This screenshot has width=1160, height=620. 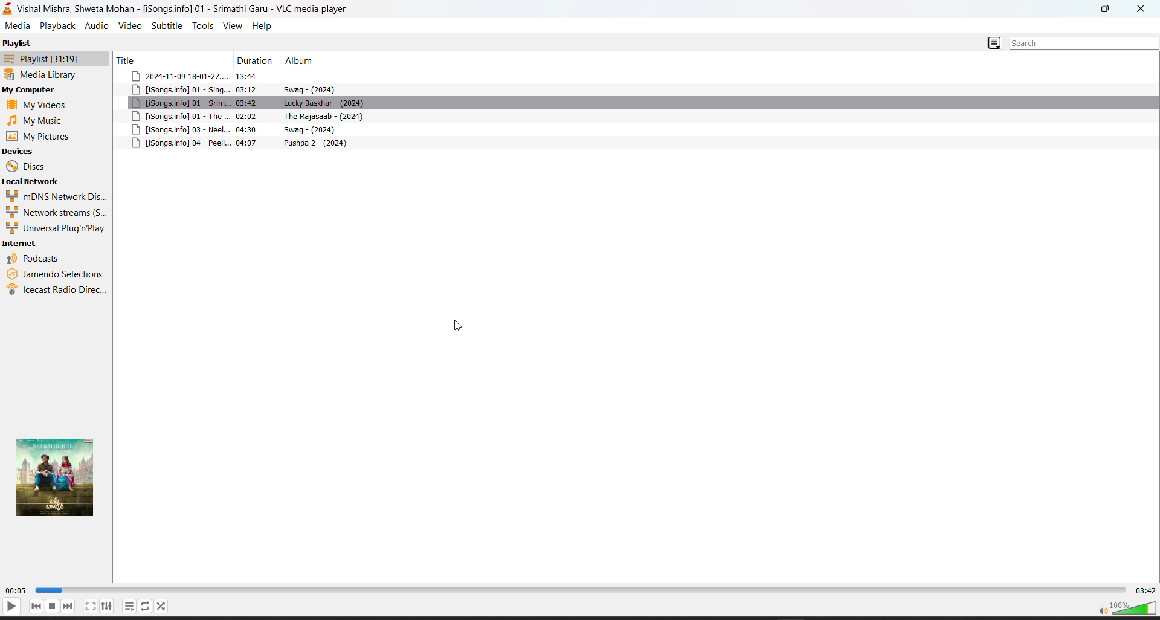 What do you see at coordinates (256, 60) in the screenshot?
I see `duration` at bounding box center [256, 60].